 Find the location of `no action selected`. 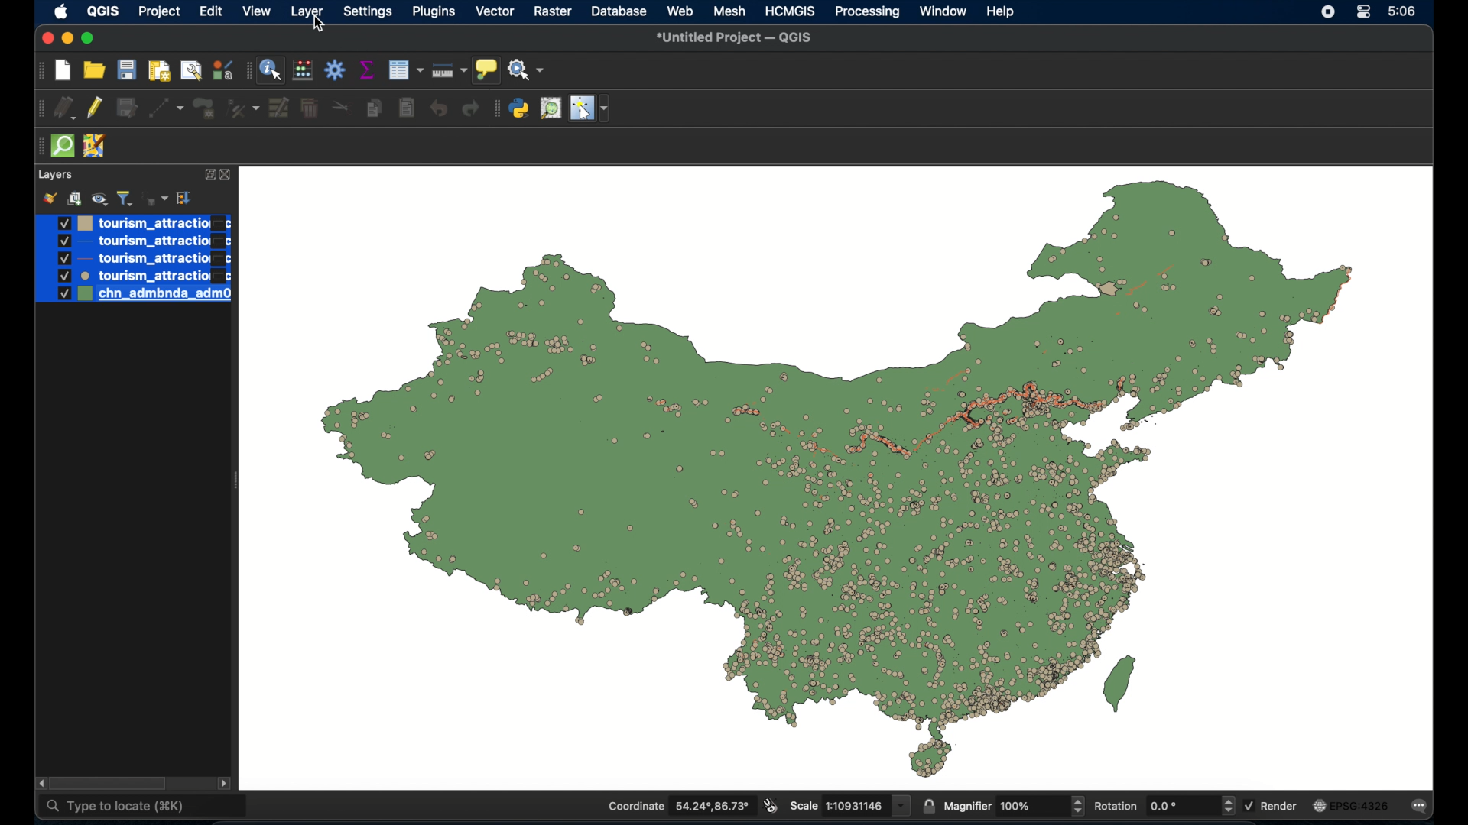

no action selected is located at coordinates (527, 68).